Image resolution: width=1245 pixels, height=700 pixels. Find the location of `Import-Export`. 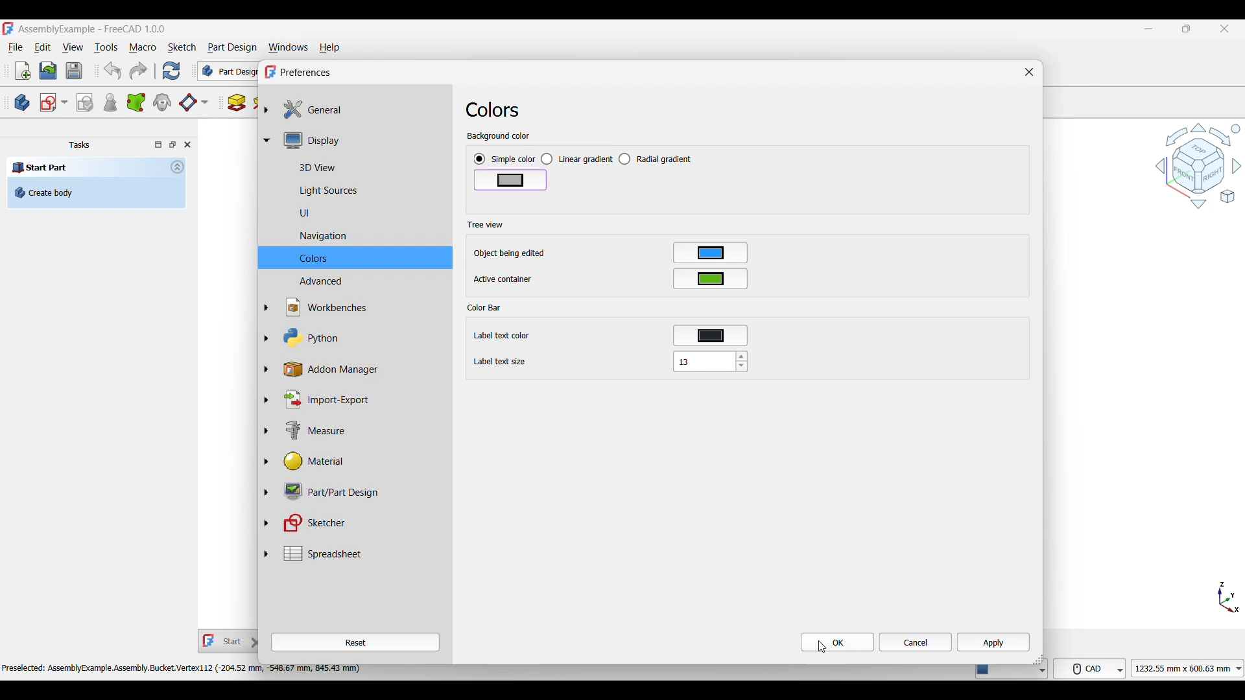

Import-Export is located at coordinates (362, 399).